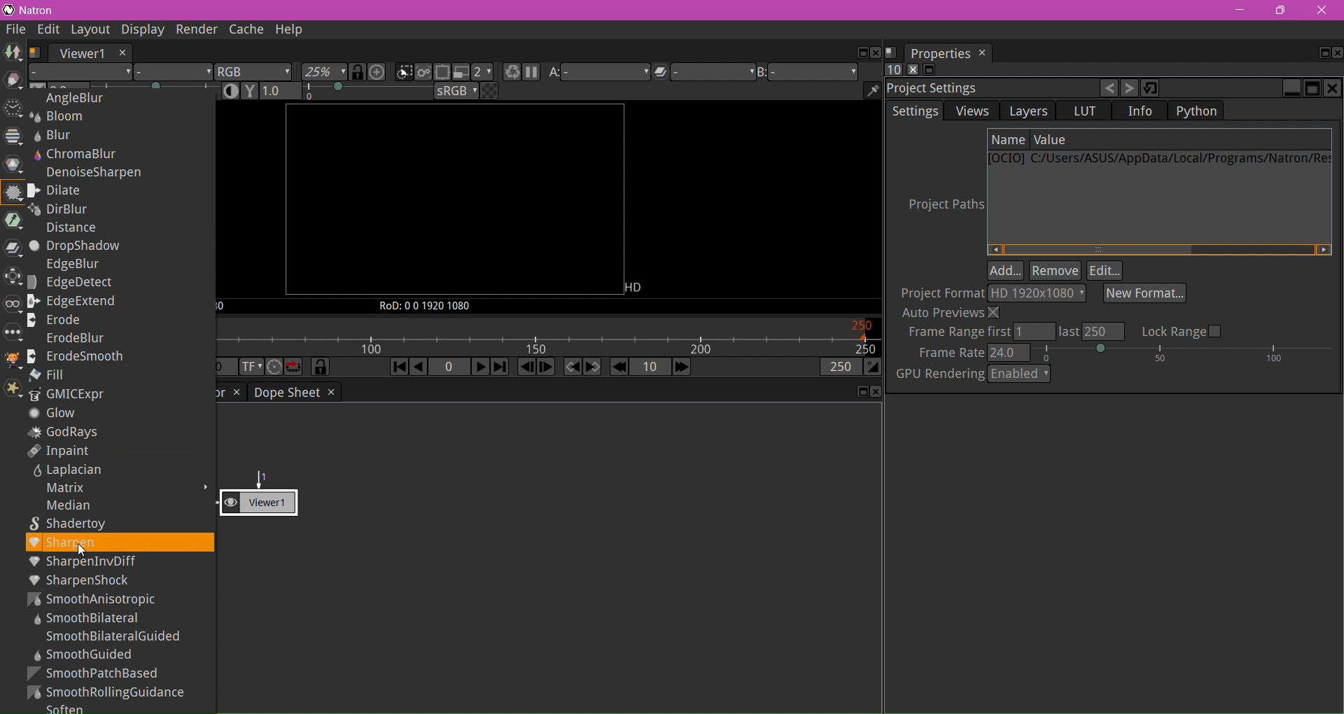 This screenshot has height=714, width=1344. I want to click on Time, so click(12, 110).